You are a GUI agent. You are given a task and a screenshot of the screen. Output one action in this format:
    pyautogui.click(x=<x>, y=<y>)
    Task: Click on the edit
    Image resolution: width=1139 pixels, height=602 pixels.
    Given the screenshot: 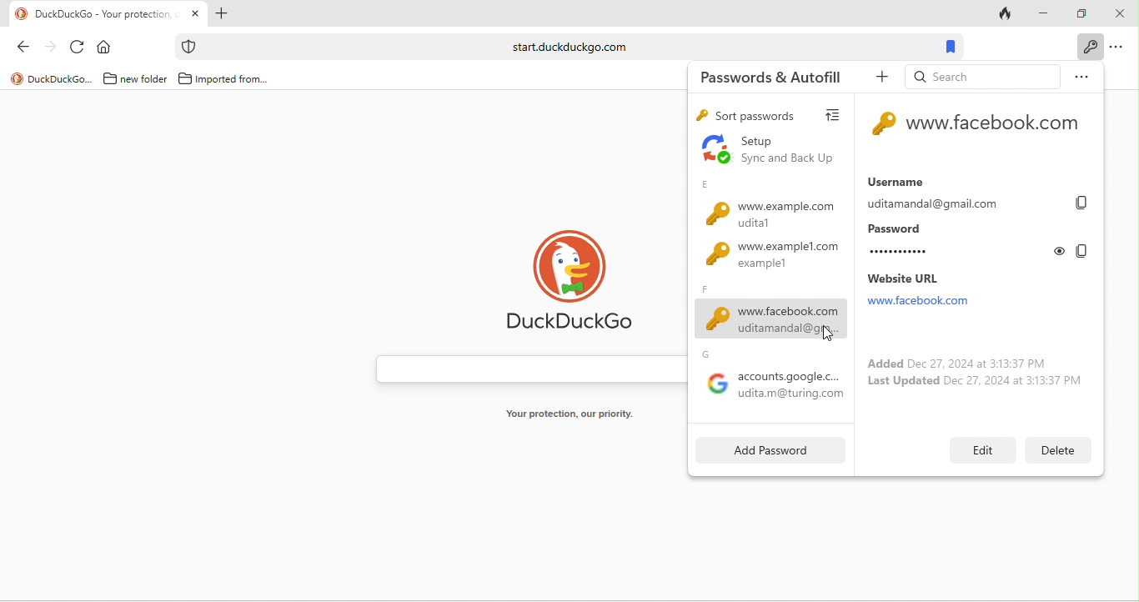 What is the action you would take?
    pyautogui.click(x=983, y=449)
    